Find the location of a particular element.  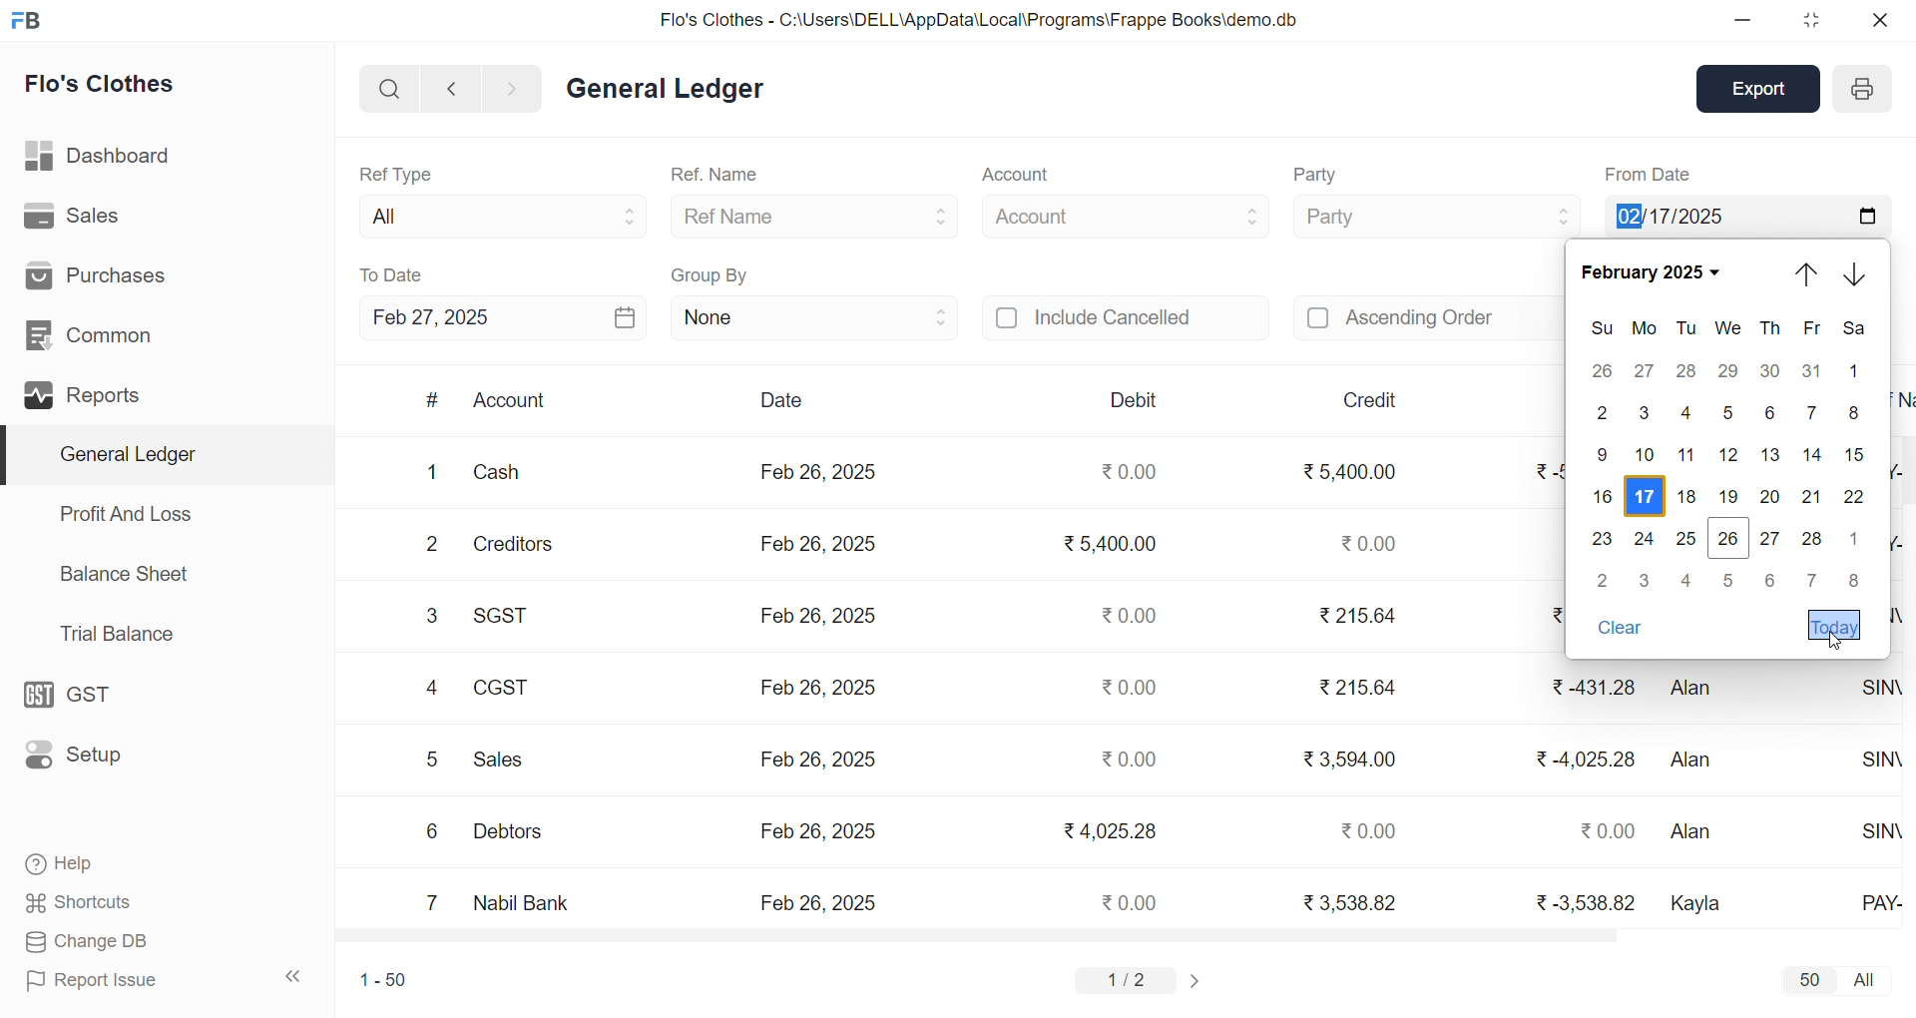

Setup is located at coordinates (79, 756).